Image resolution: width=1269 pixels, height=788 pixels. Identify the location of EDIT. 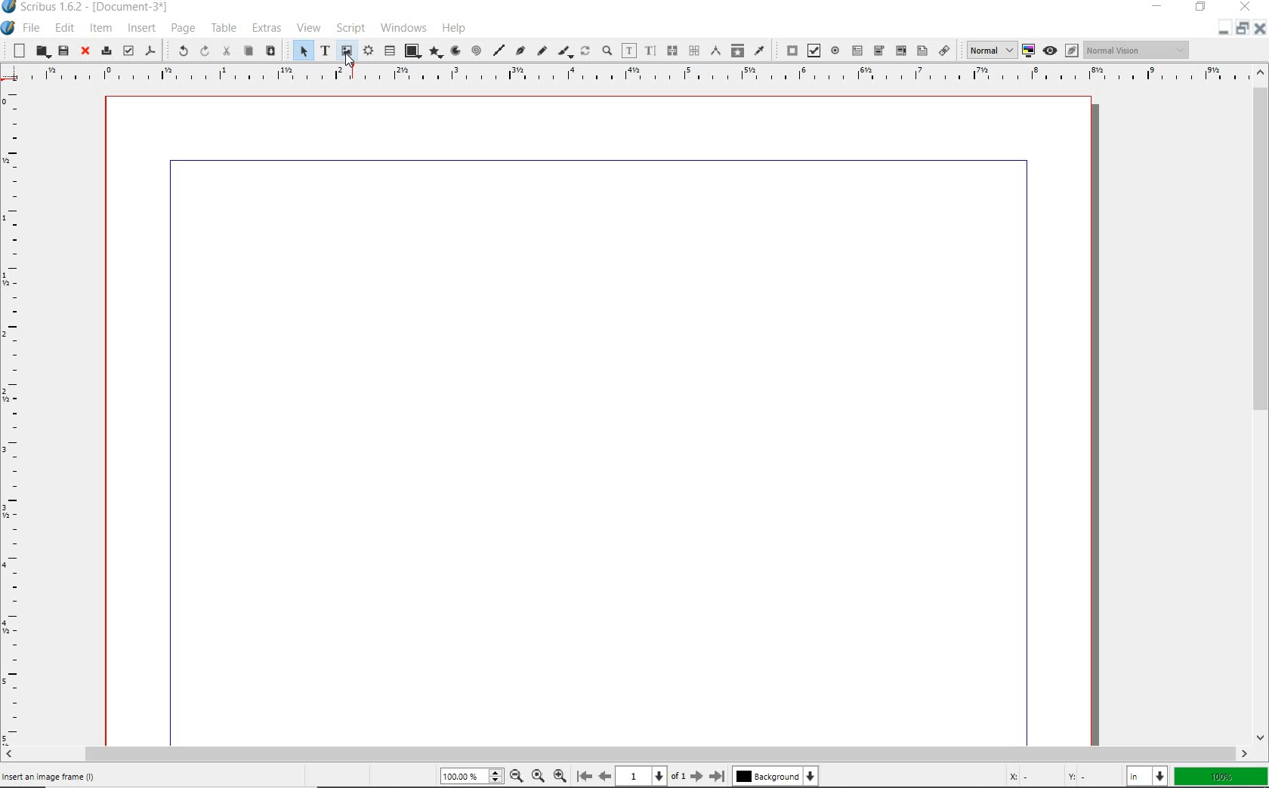
(64, 28).